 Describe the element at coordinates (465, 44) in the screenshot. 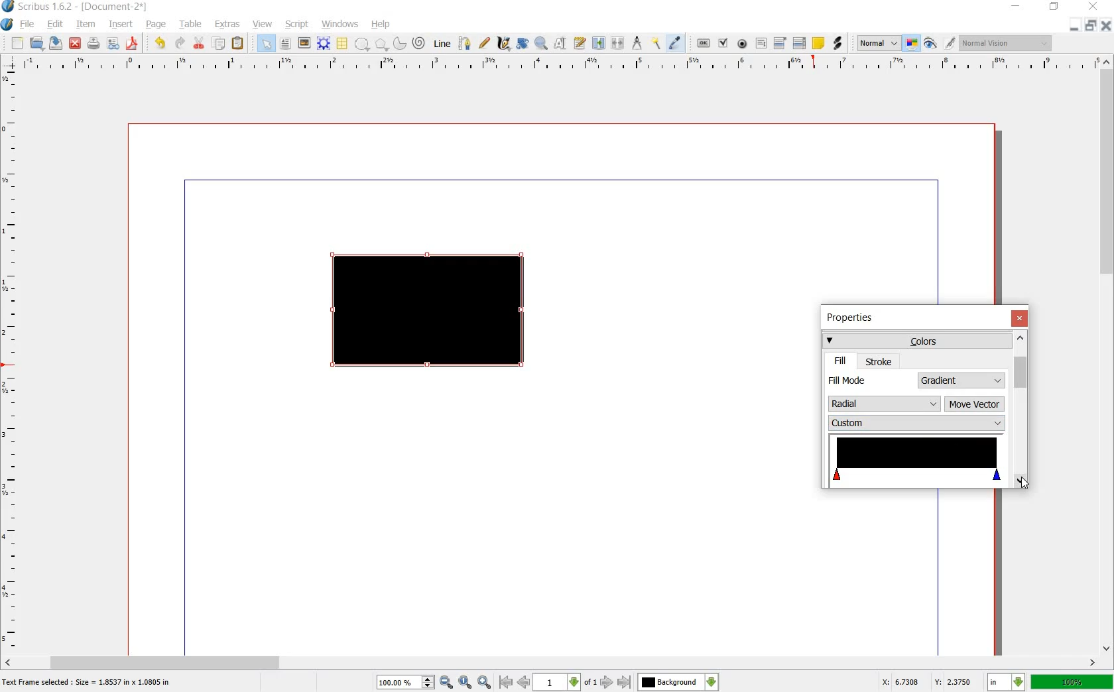

I see `bezier curve` at that location.